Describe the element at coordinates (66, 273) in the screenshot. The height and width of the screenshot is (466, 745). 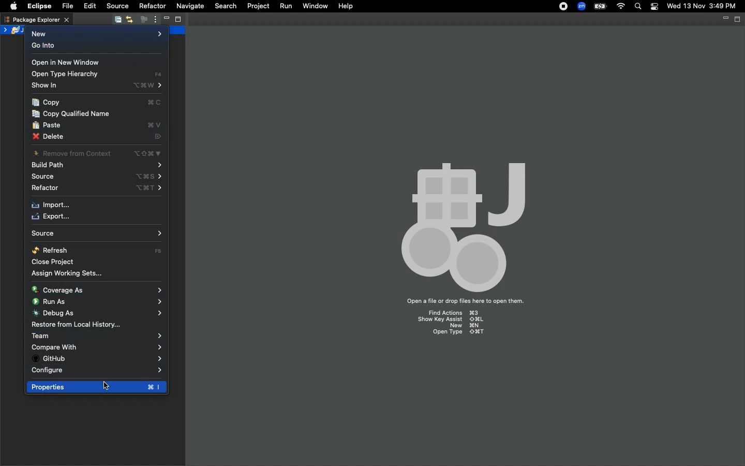
I see `Assign working sets` at that location.